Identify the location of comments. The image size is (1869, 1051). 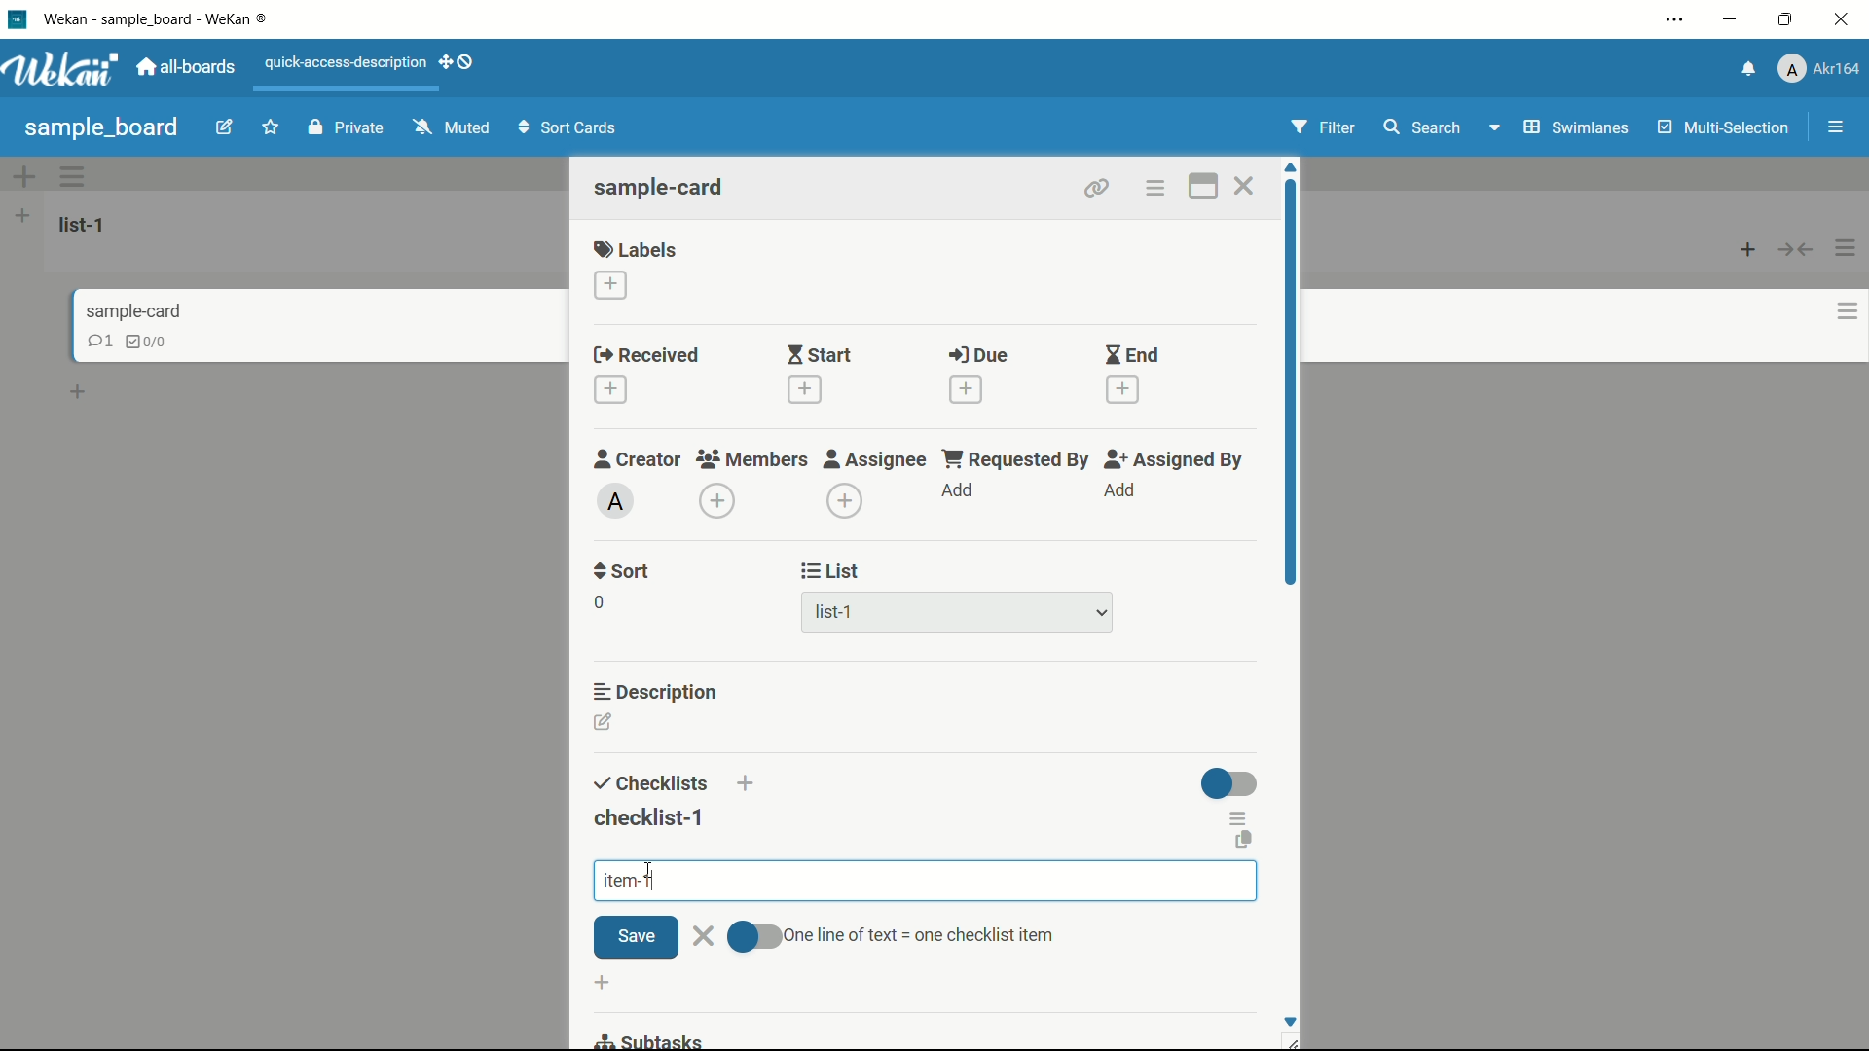
(98, 339).